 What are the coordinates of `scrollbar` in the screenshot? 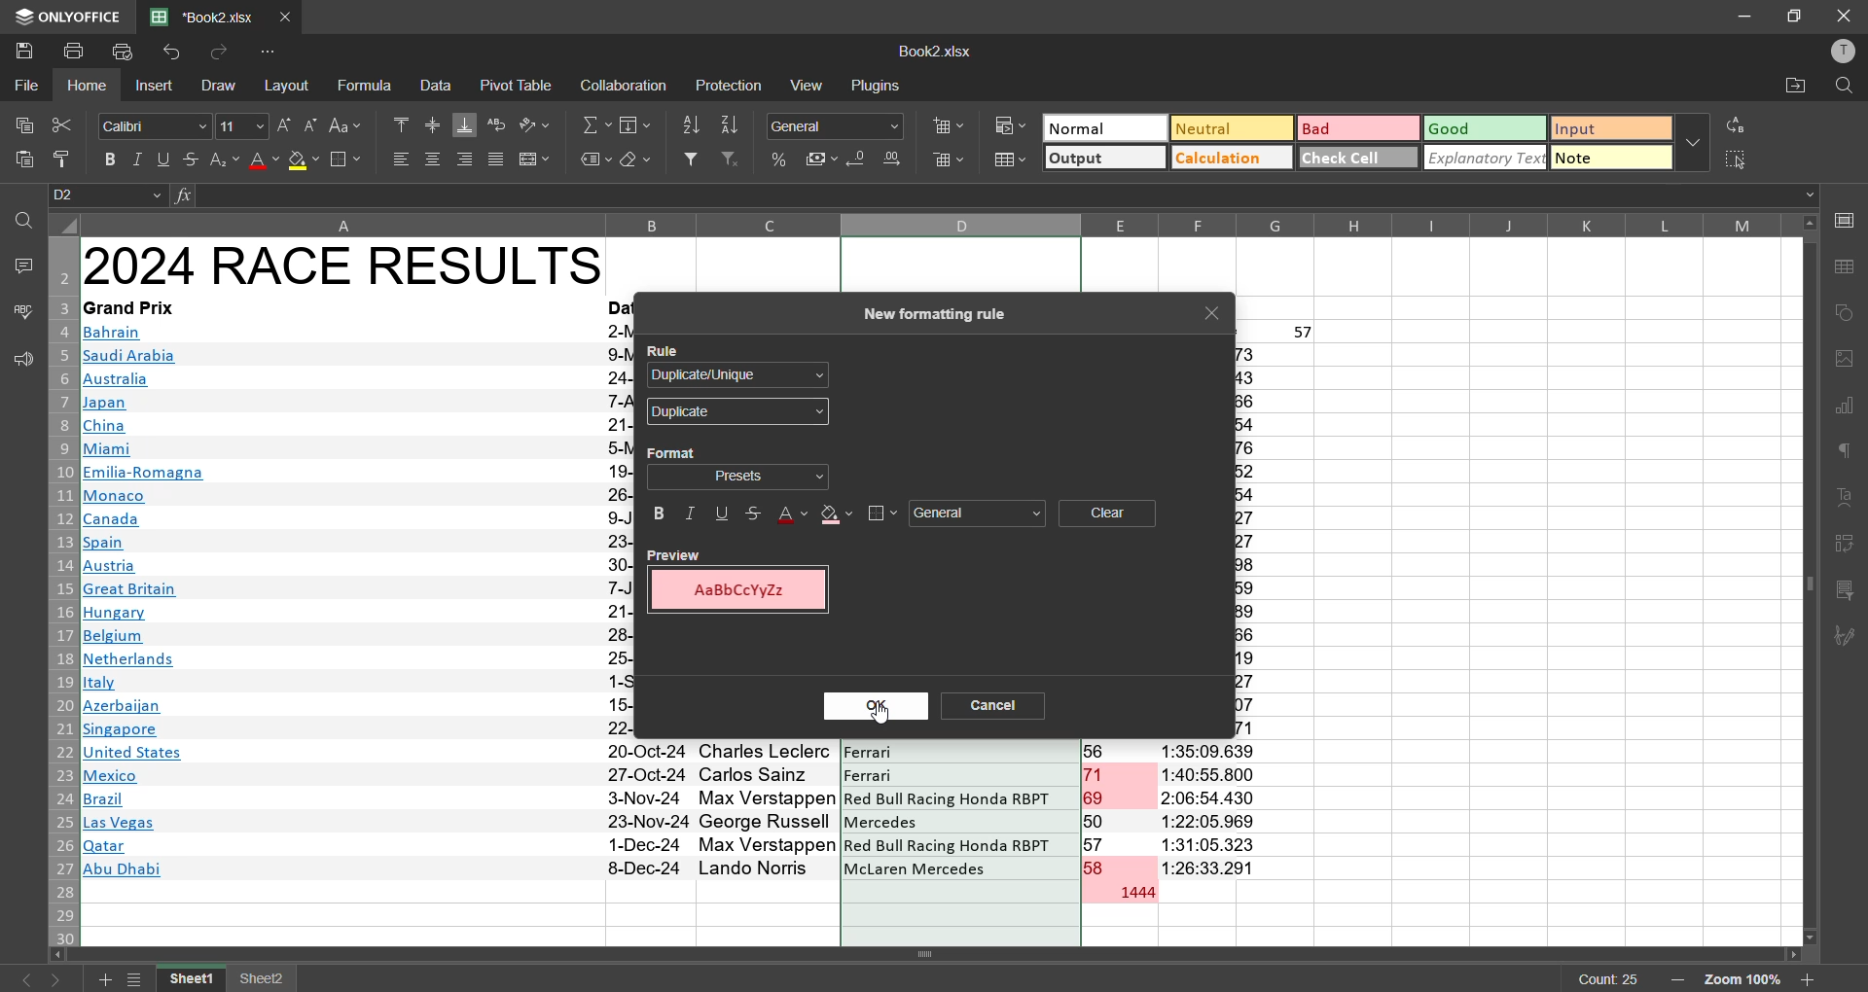 It's located at (932, 955).